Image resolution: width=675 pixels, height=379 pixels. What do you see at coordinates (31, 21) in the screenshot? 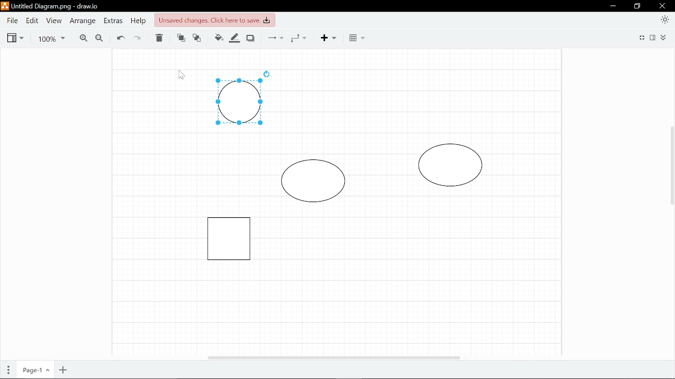
I see `Edit` at bounding box center [31, 21].